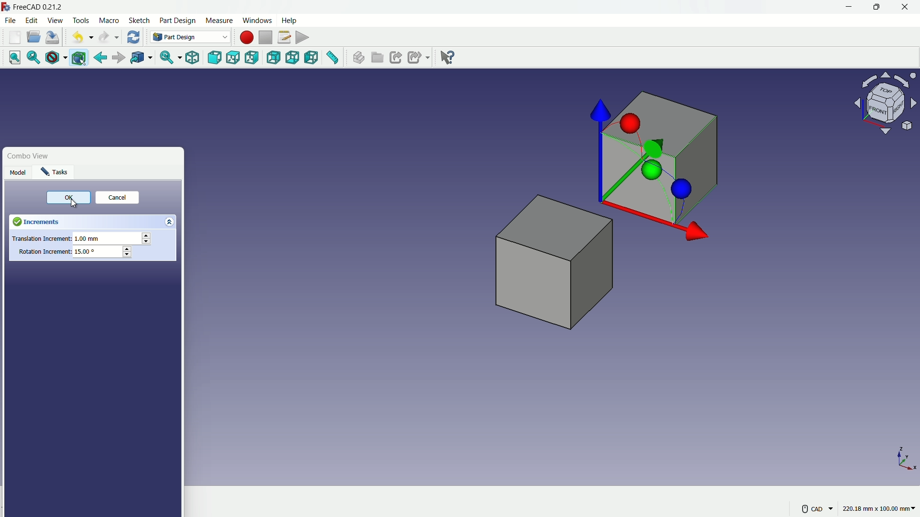 The image size is (920, 517). I want to click on help extension, so click(445, 56).